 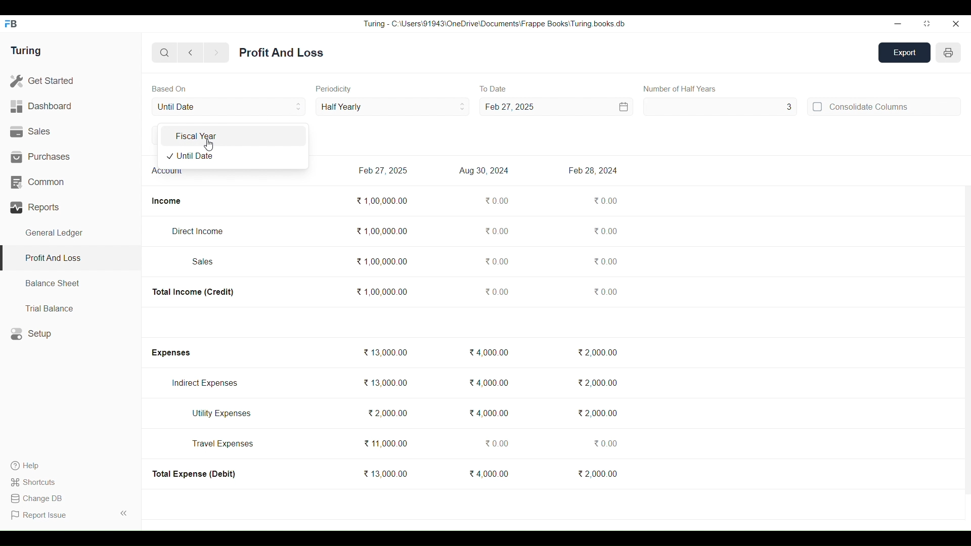 What do you see at coordinates (382, 201) in the screenshot?
I see `1,00,000.00` at bounding box center [382, 201].